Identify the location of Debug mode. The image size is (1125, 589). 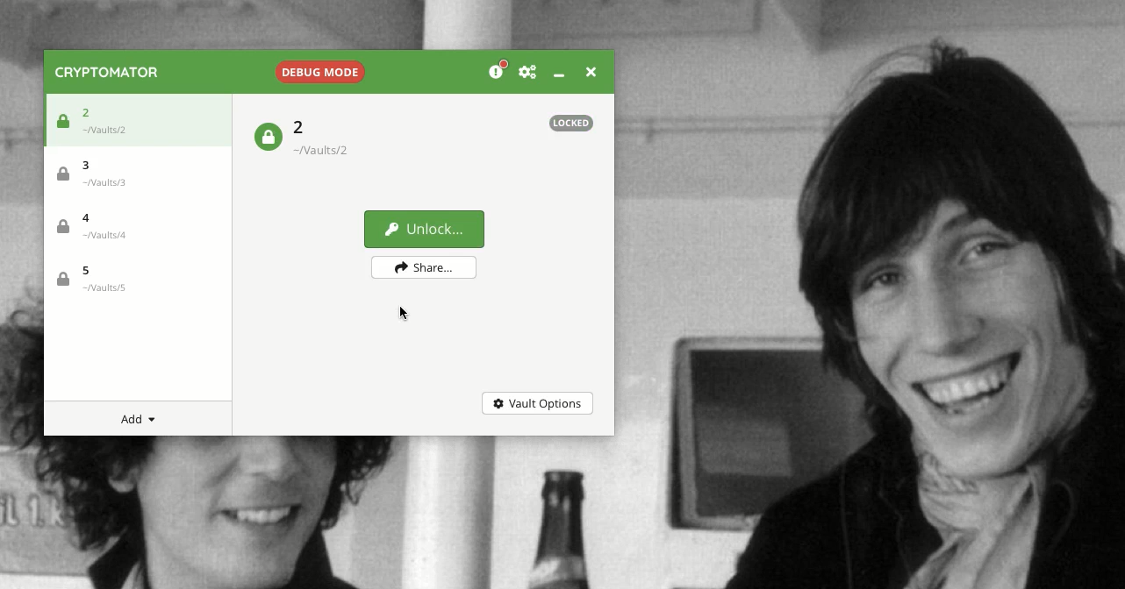
(318, 71).